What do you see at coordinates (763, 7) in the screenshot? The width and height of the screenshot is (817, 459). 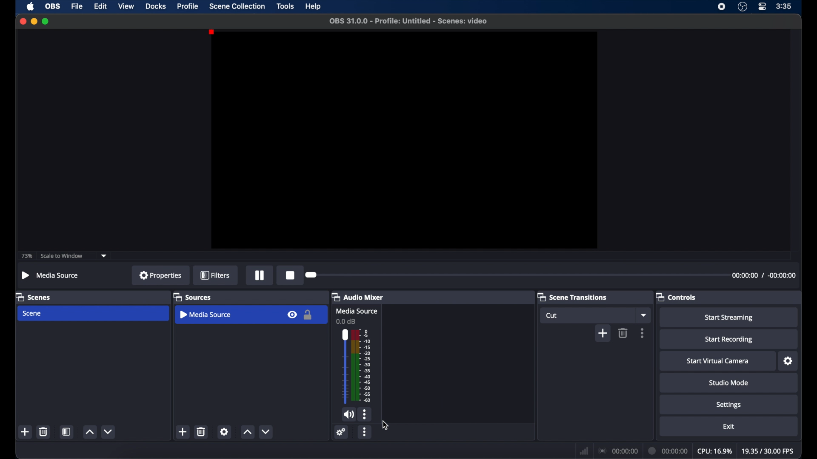 I see `control center` at bounding box center [763, 7].